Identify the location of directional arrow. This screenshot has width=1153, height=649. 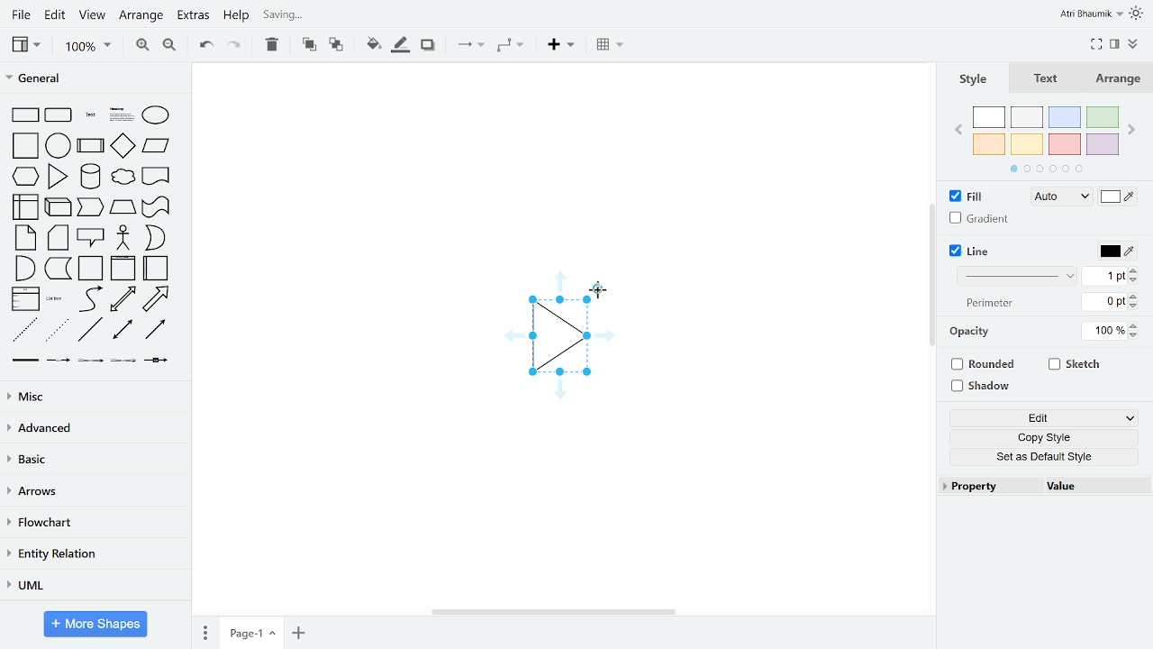
(156, 331).